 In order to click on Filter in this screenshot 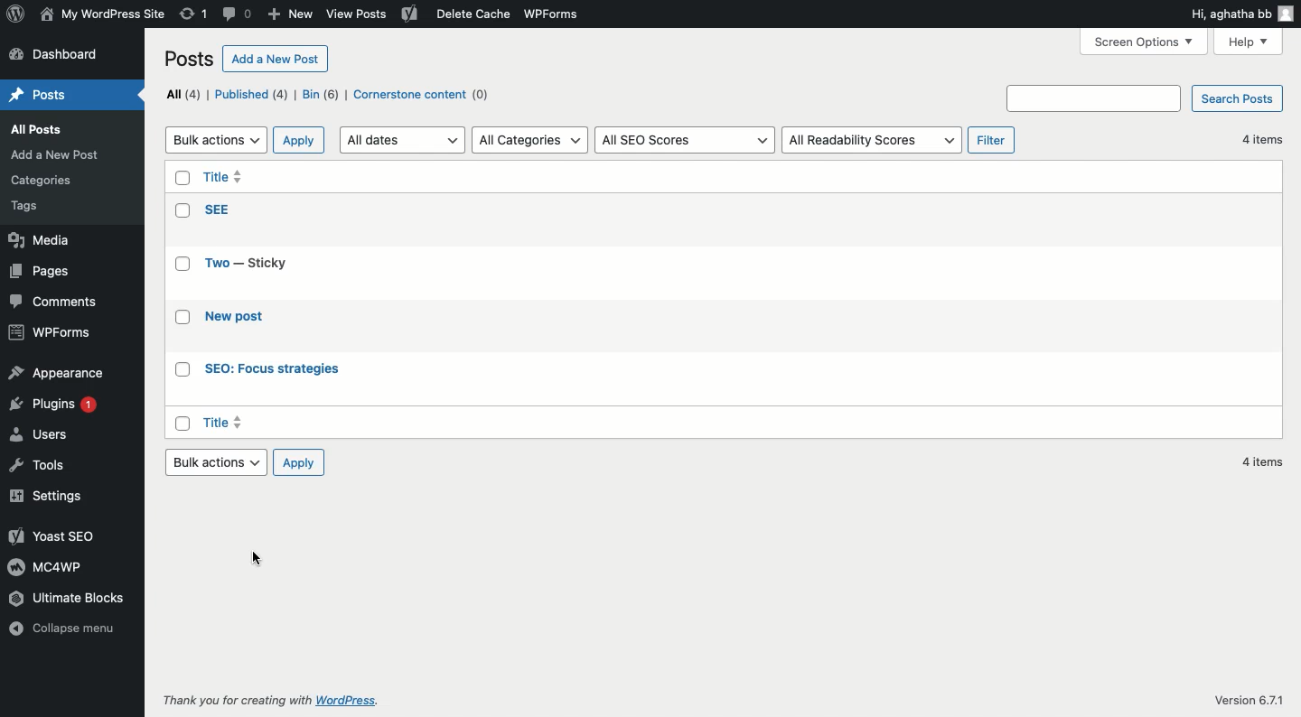, I will do `click(991, 140)`.